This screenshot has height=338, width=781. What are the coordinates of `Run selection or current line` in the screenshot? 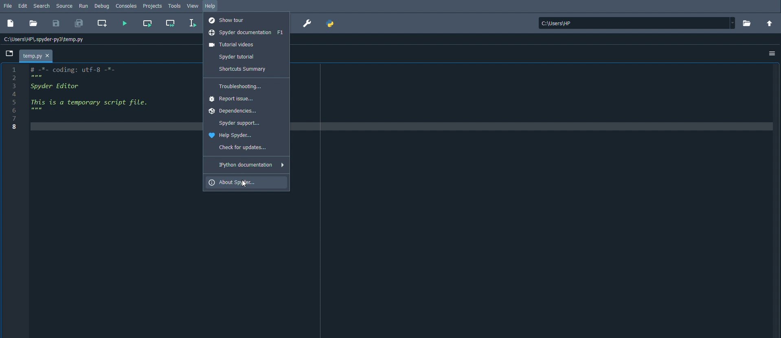 It's located at (192, 22).